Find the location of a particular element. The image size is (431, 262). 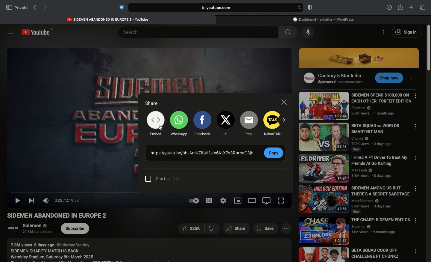

Full screen is located at coordinates (281, 201).